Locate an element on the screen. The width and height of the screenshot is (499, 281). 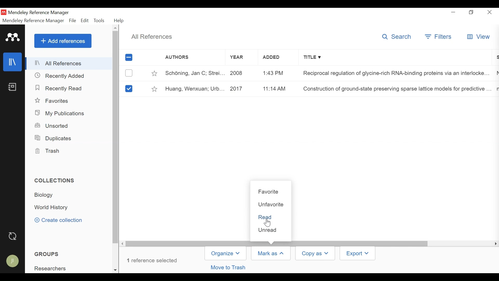
Filter is located at coordinates (439, 37).